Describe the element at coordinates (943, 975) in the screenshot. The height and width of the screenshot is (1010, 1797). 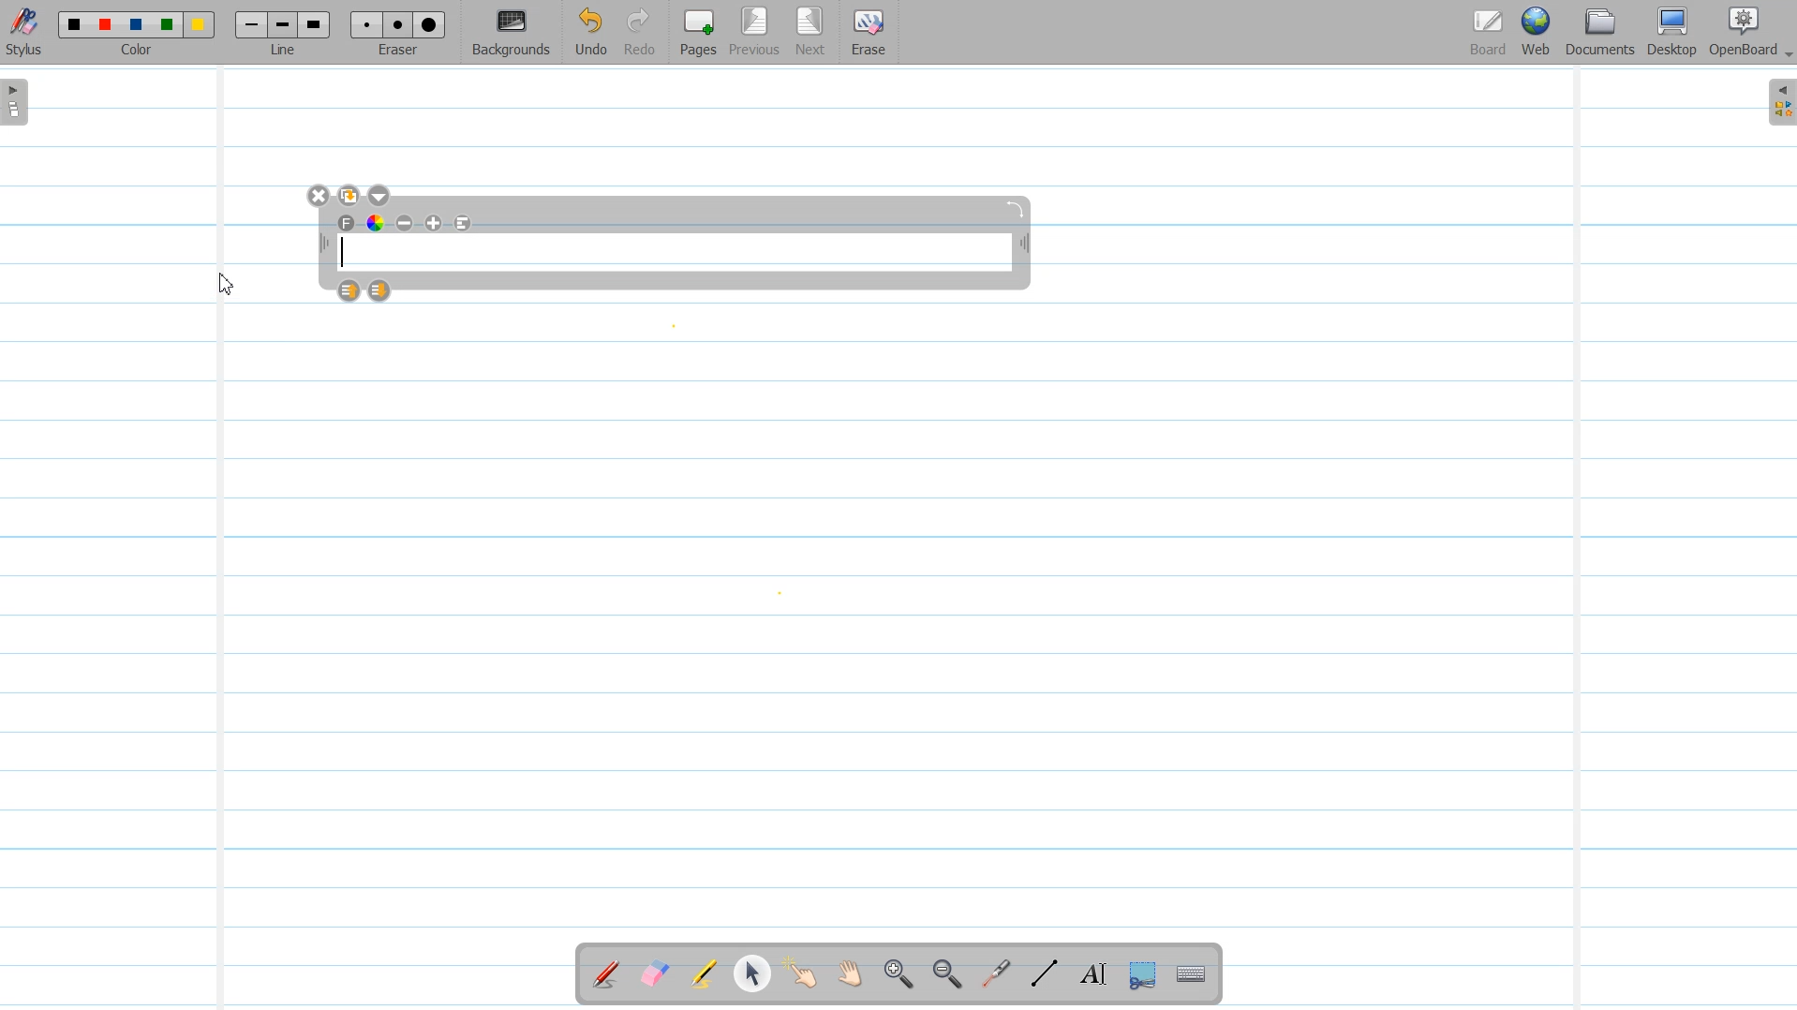
I see `Zoom Out` at that location.